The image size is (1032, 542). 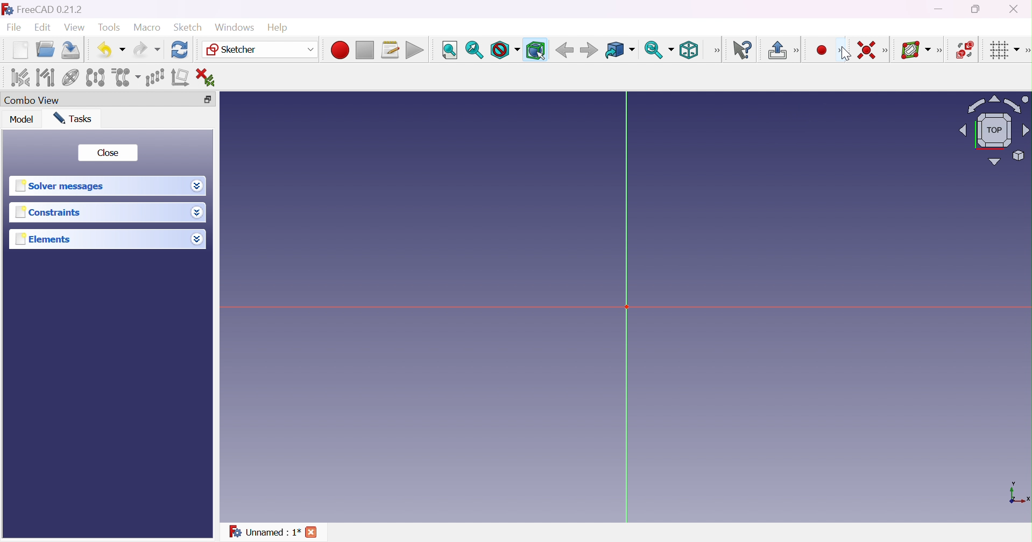 I want to click on Toggle grid, so click(x=1003, y=51).